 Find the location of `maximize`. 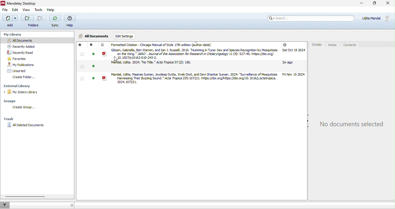

maximize is located at coordinates (374, 4).